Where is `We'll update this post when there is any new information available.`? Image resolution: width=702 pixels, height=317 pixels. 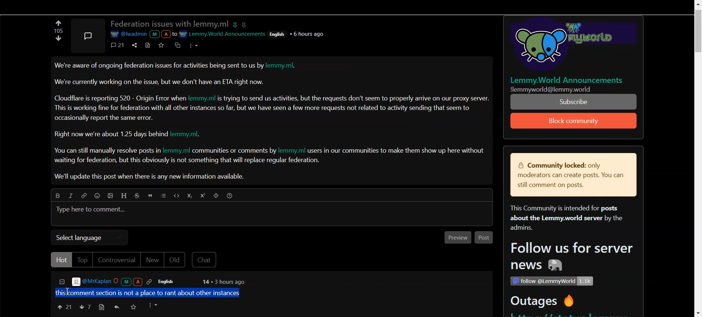
We'll update this post when there is any new information available. is located at coordinates (151, 177).